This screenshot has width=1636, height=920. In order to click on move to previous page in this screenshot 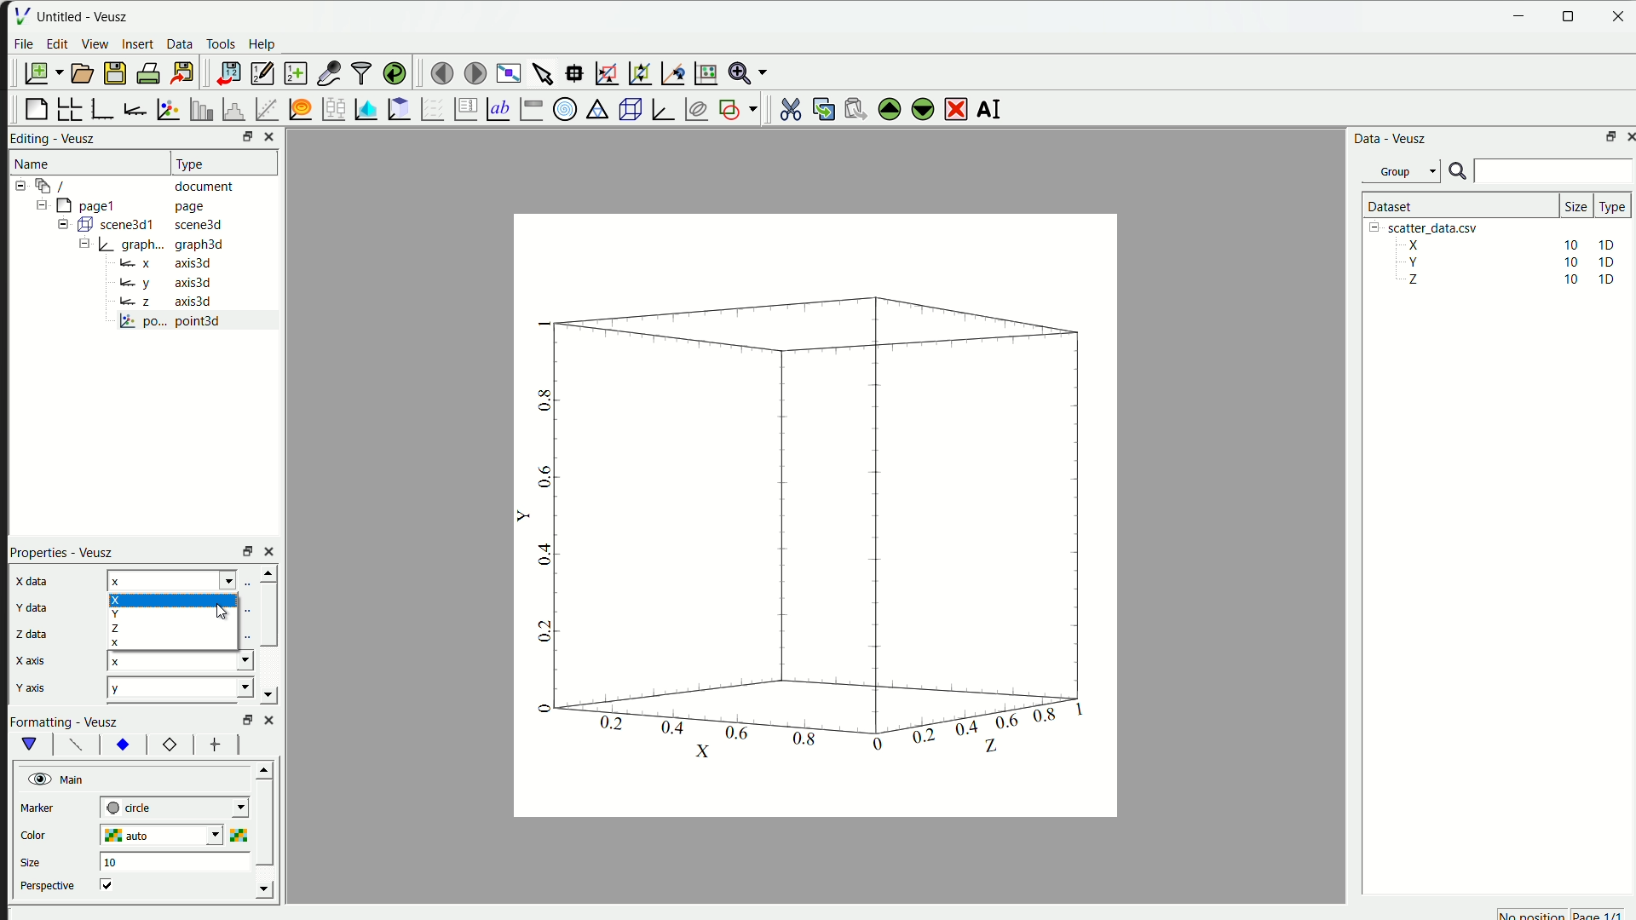, I will do `click(440, 71)`.